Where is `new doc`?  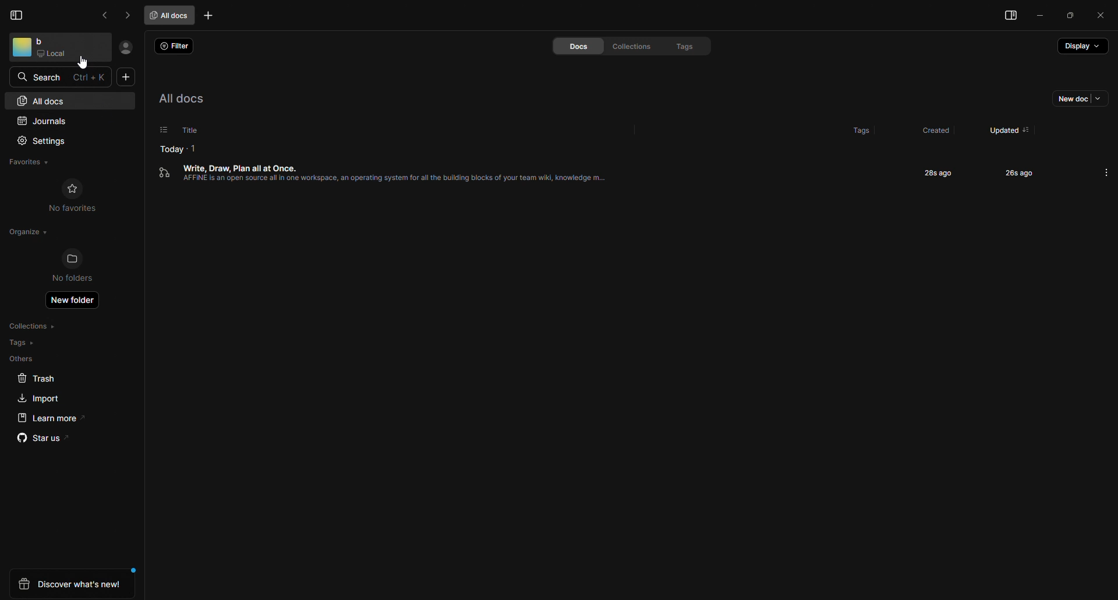 new doc is located at coordinates (126, 78).